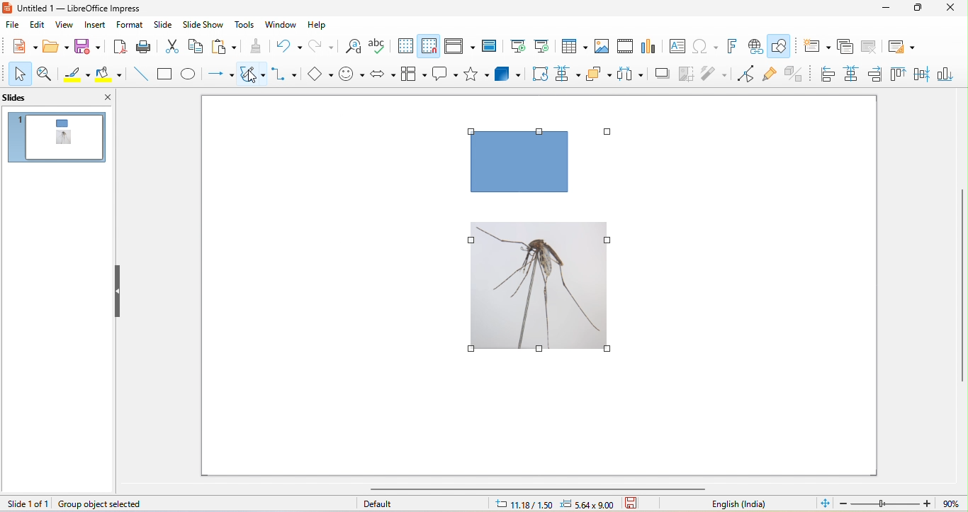  Describe the element at coordinates (121, 290) in the screenshot. I see `hide` at that location.